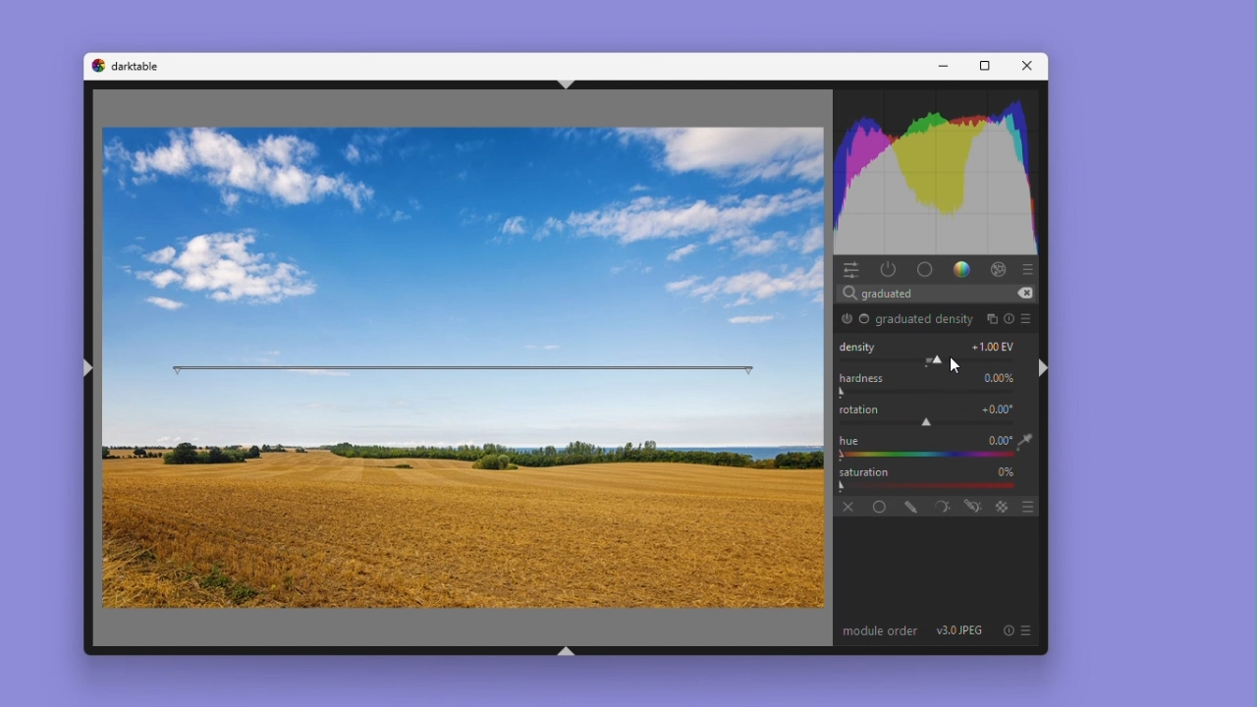 The width and height of the screenshot is (1257, 707). I want to click on shift+ctrl+r , so click(1045, 367).